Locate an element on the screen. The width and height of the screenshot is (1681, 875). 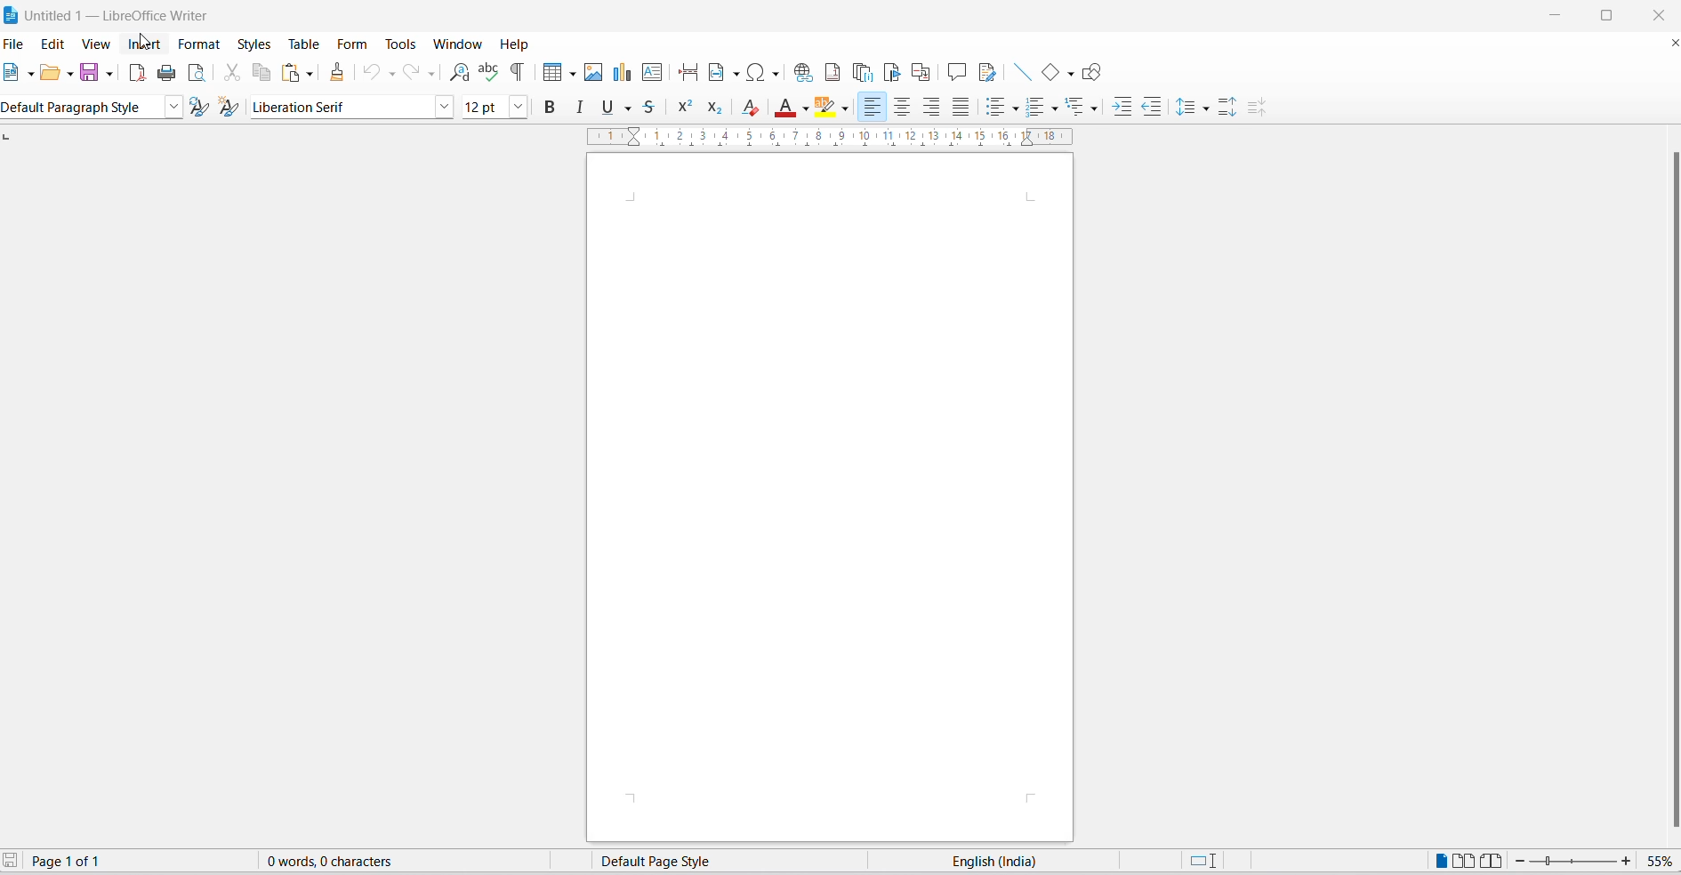
maximize is located at coordinates (1606, 17).